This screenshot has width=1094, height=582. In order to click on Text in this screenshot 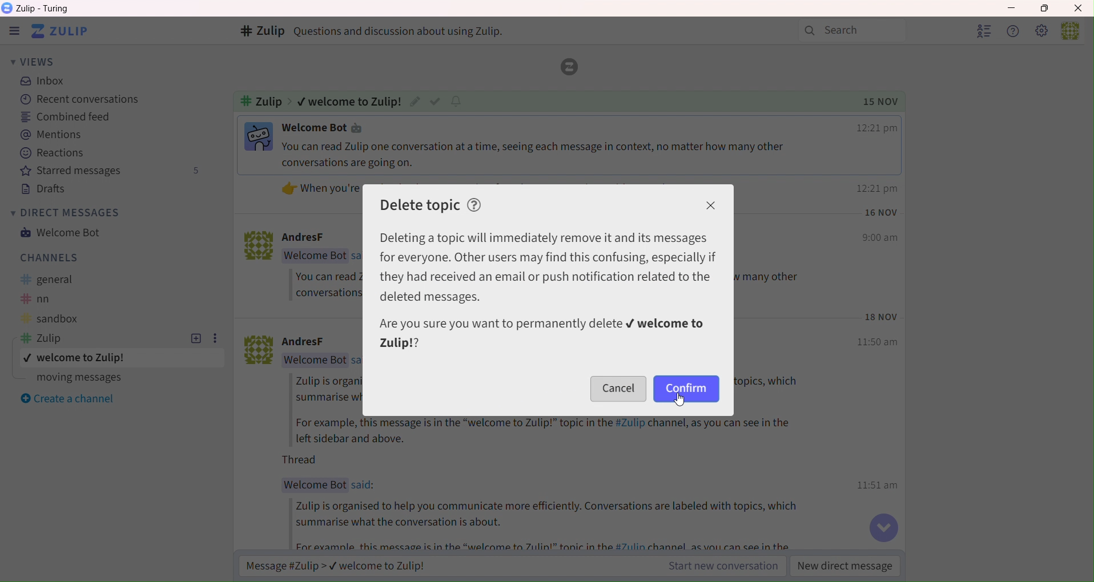, I will do `click(551, 431)`.